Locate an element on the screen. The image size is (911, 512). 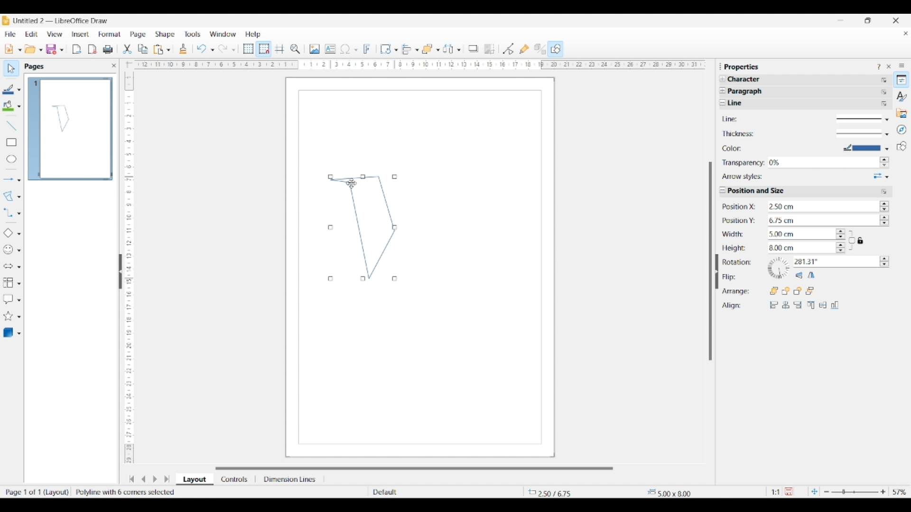
Software logo is located at coordinates (6, 20).